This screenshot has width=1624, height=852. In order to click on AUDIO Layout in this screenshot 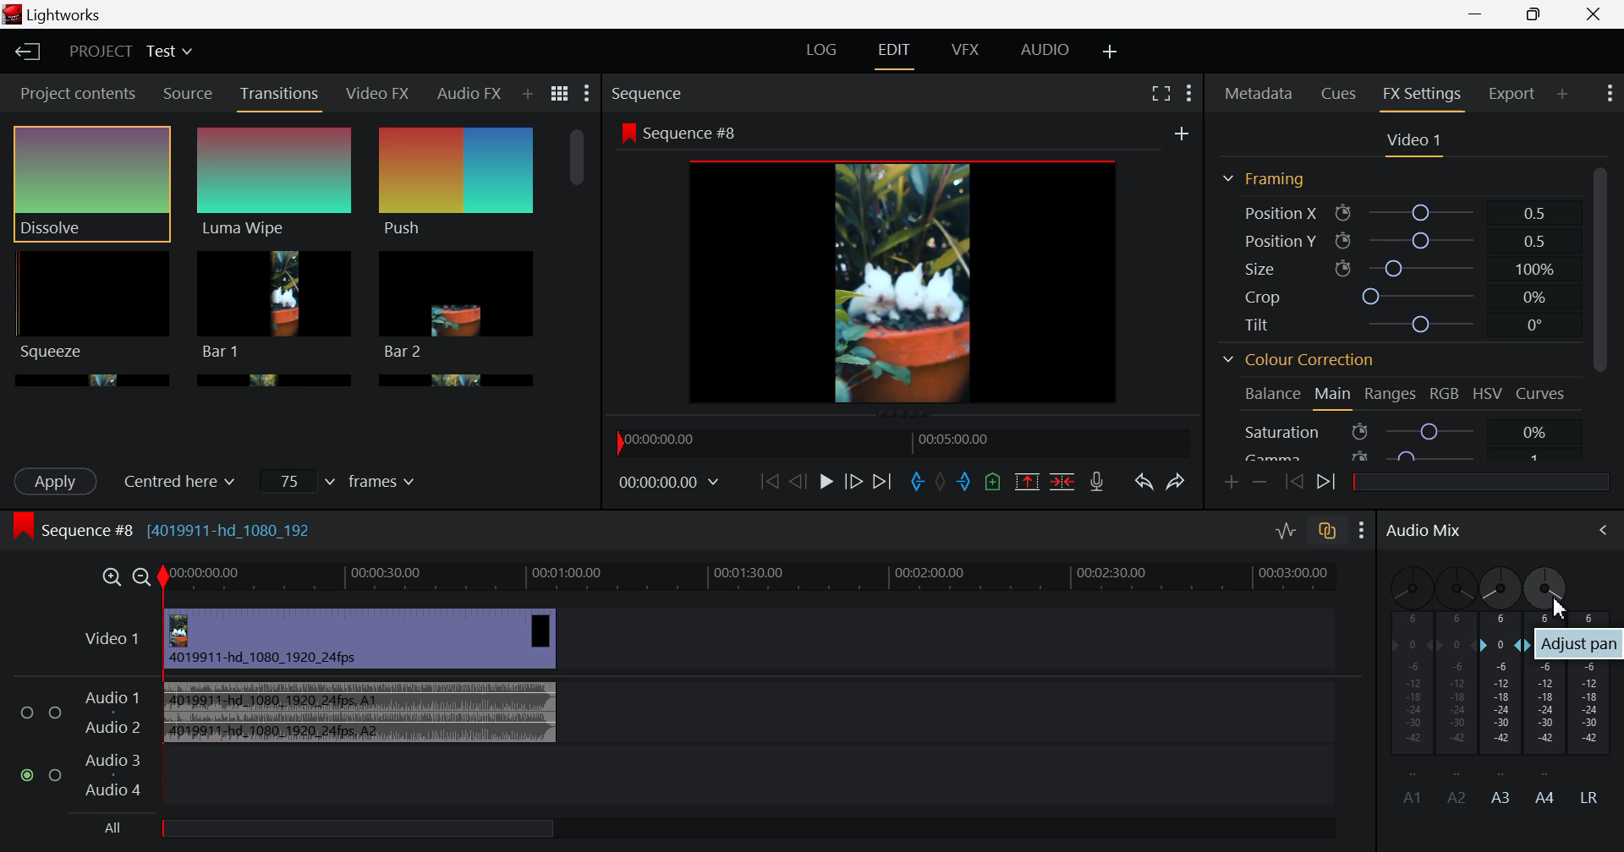, I will do `click(1049, 52)`.